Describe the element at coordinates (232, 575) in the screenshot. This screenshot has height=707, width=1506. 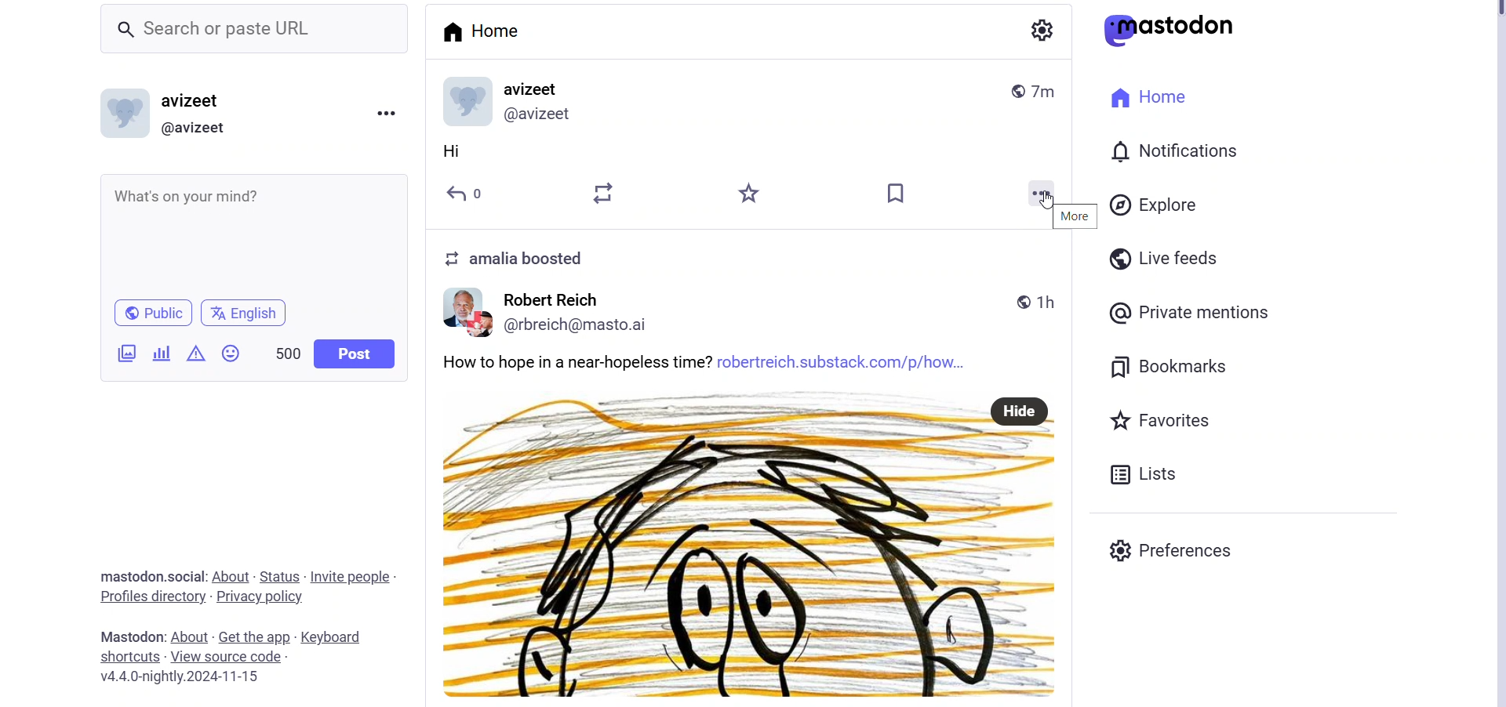
I see `About` at that location.